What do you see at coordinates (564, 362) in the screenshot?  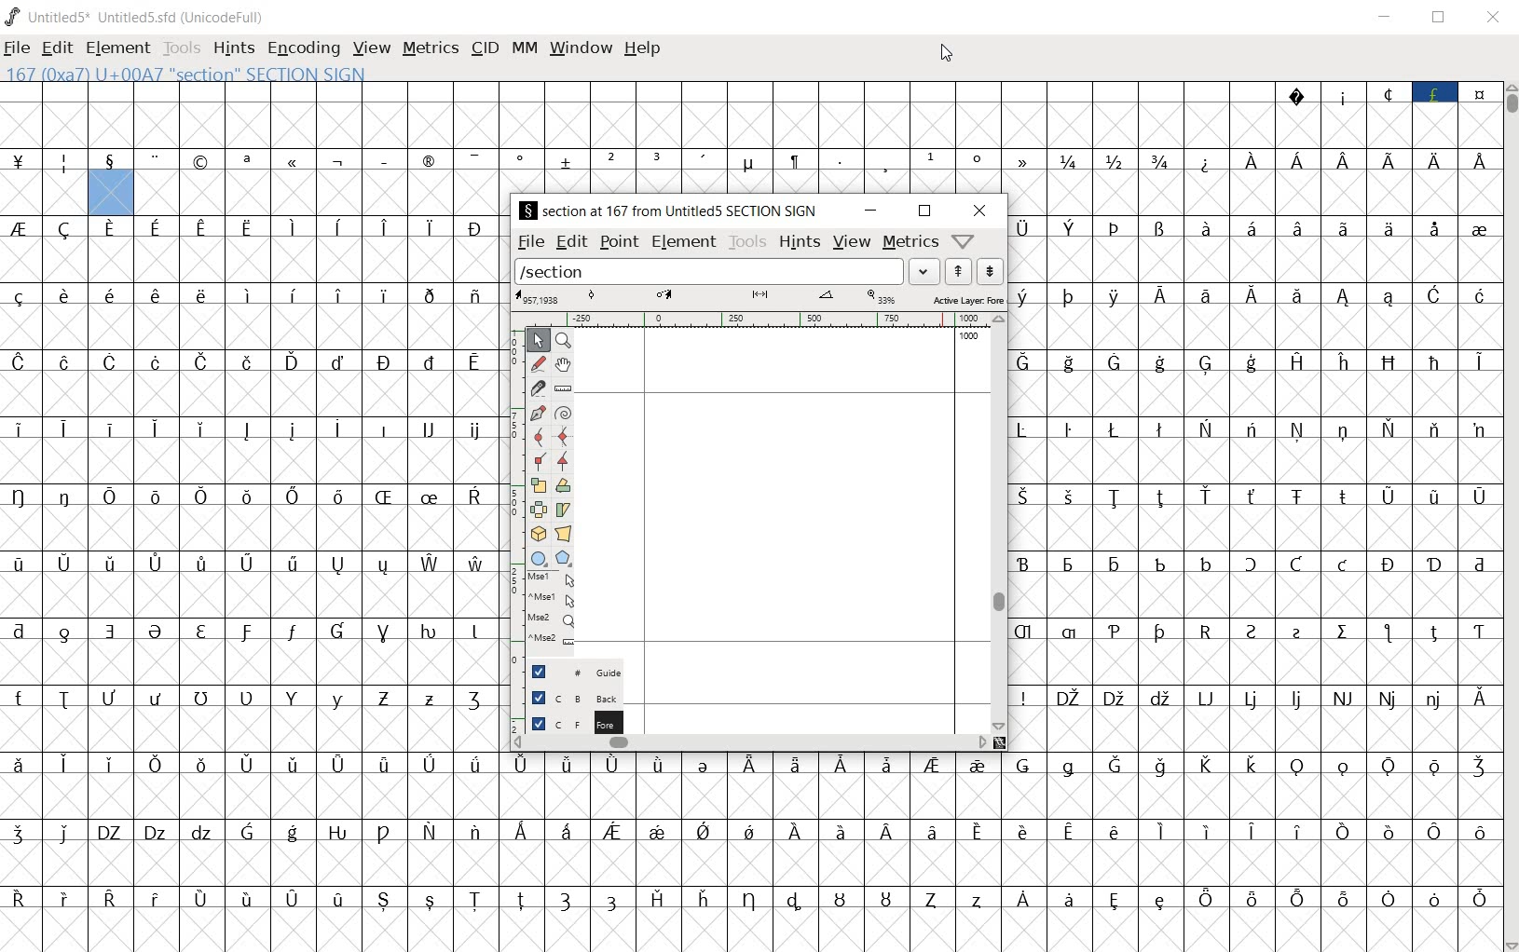 I see `scroll by hand` at bounding box center [564, 362].